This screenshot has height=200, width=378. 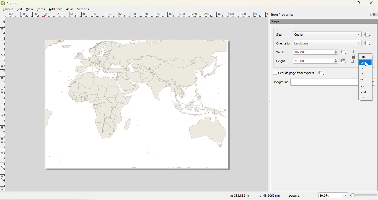 I want to click on exclude page from exports, so click(x=297, y=73).